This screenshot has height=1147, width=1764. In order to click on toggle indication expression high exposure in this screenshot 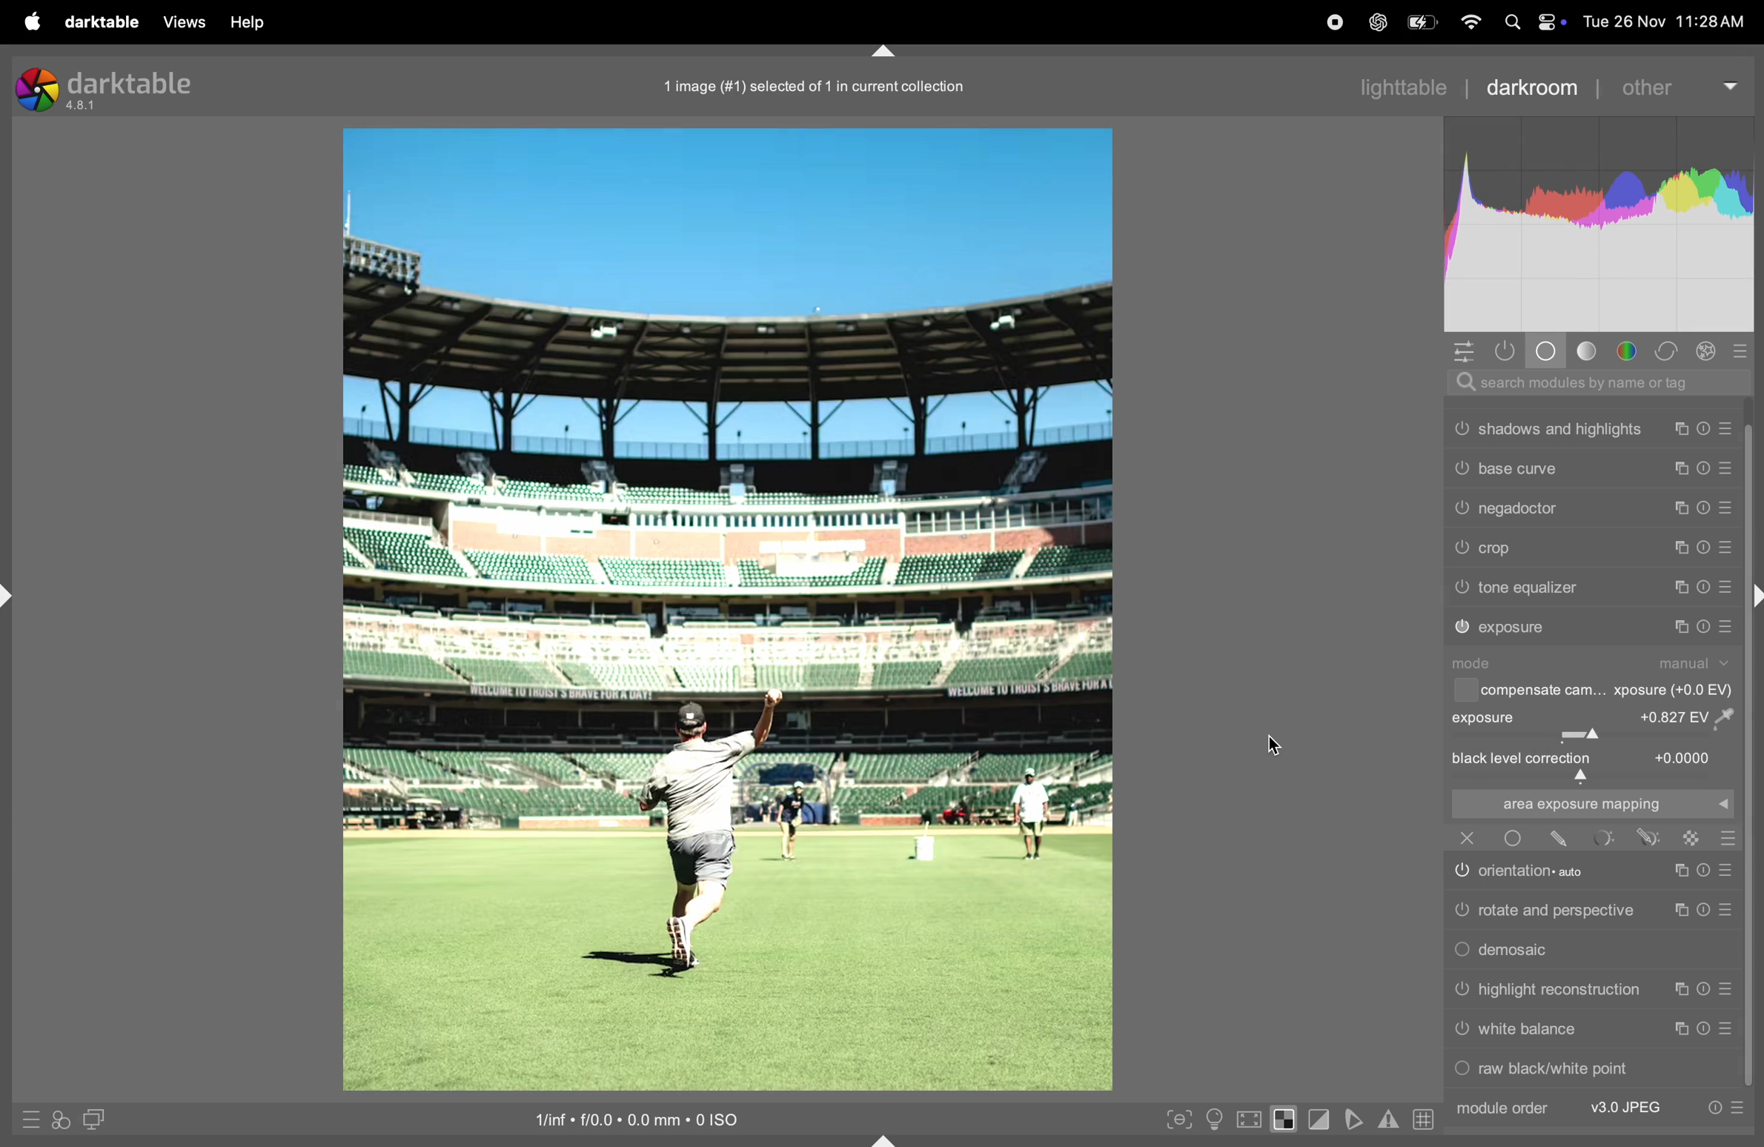, I will do `click(1286, 1119)`.